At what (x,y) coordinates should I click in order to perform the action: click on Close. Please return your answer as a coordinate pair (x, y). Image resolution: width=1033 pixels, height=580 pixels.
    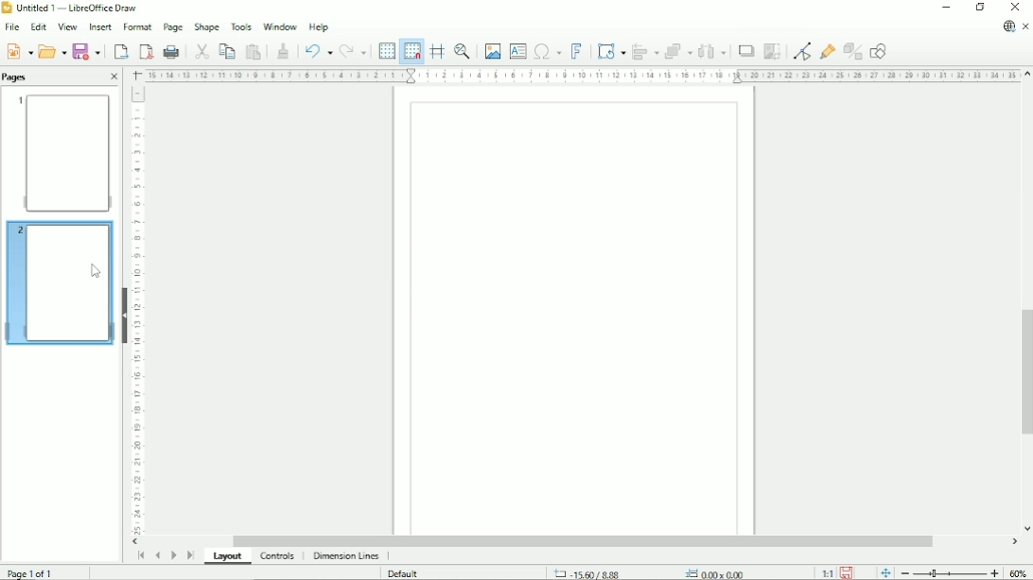
    Looking at the image, I should click on (114, 77).